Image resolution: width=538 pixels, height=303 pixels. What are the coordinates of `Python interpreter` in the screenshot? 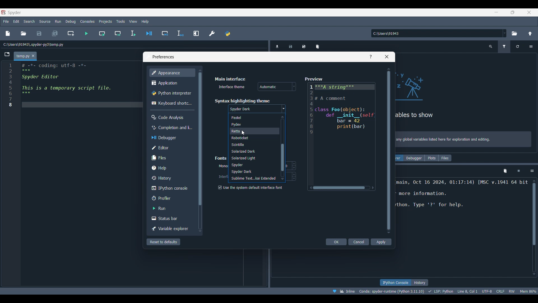 It's located at (172, 93).